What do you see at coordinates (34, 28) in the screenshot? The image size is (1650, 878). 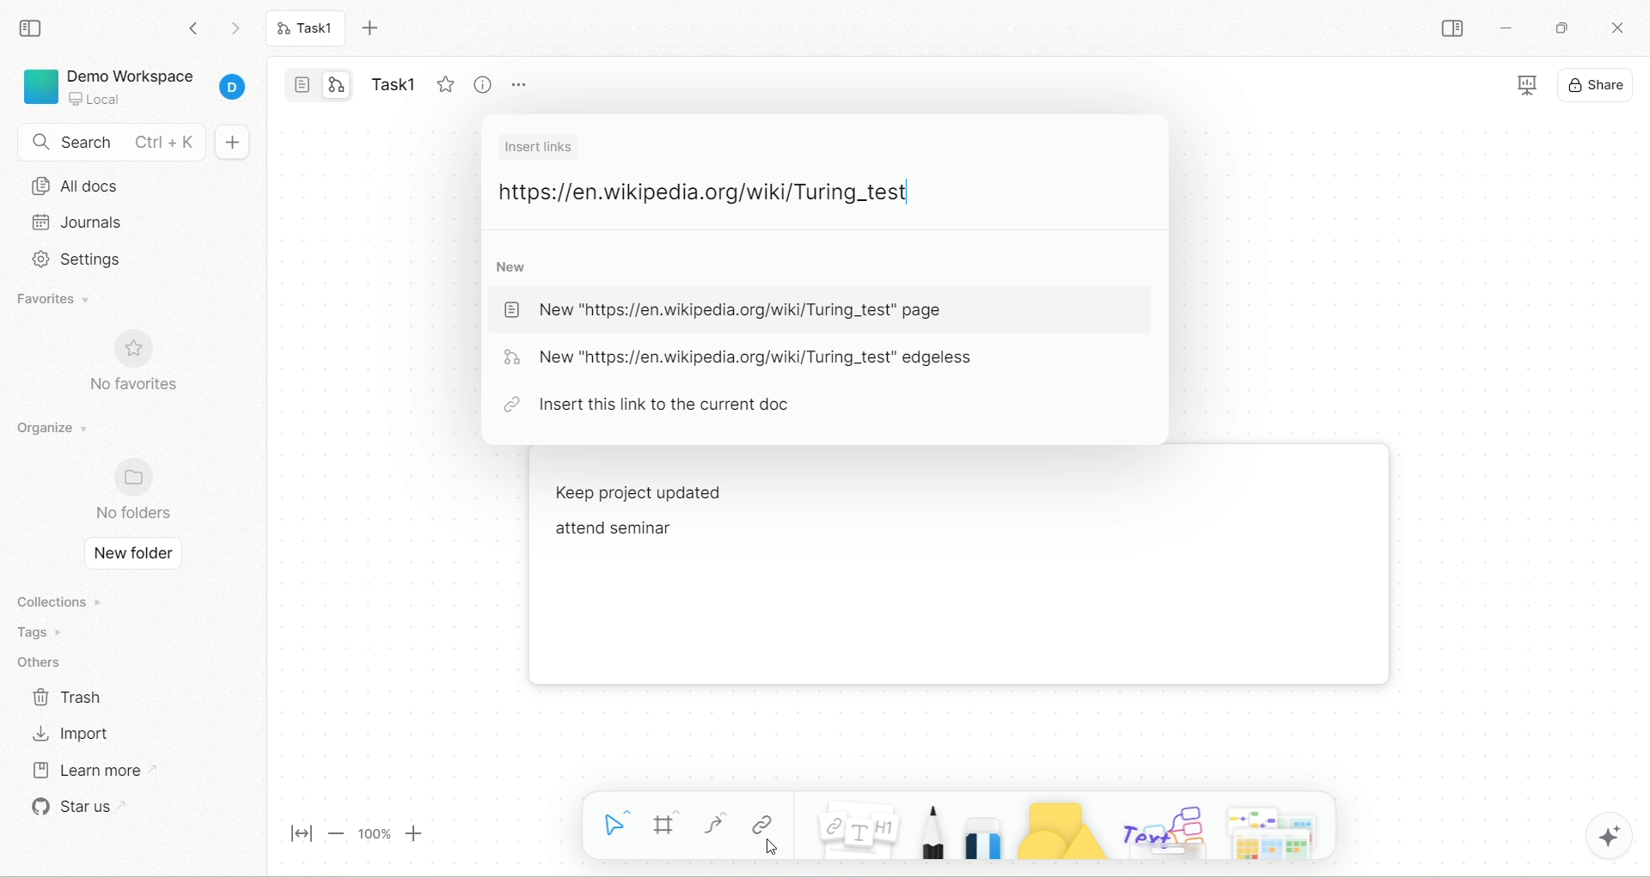 I see `collapse sidebar` at bounding box center [34, 28].